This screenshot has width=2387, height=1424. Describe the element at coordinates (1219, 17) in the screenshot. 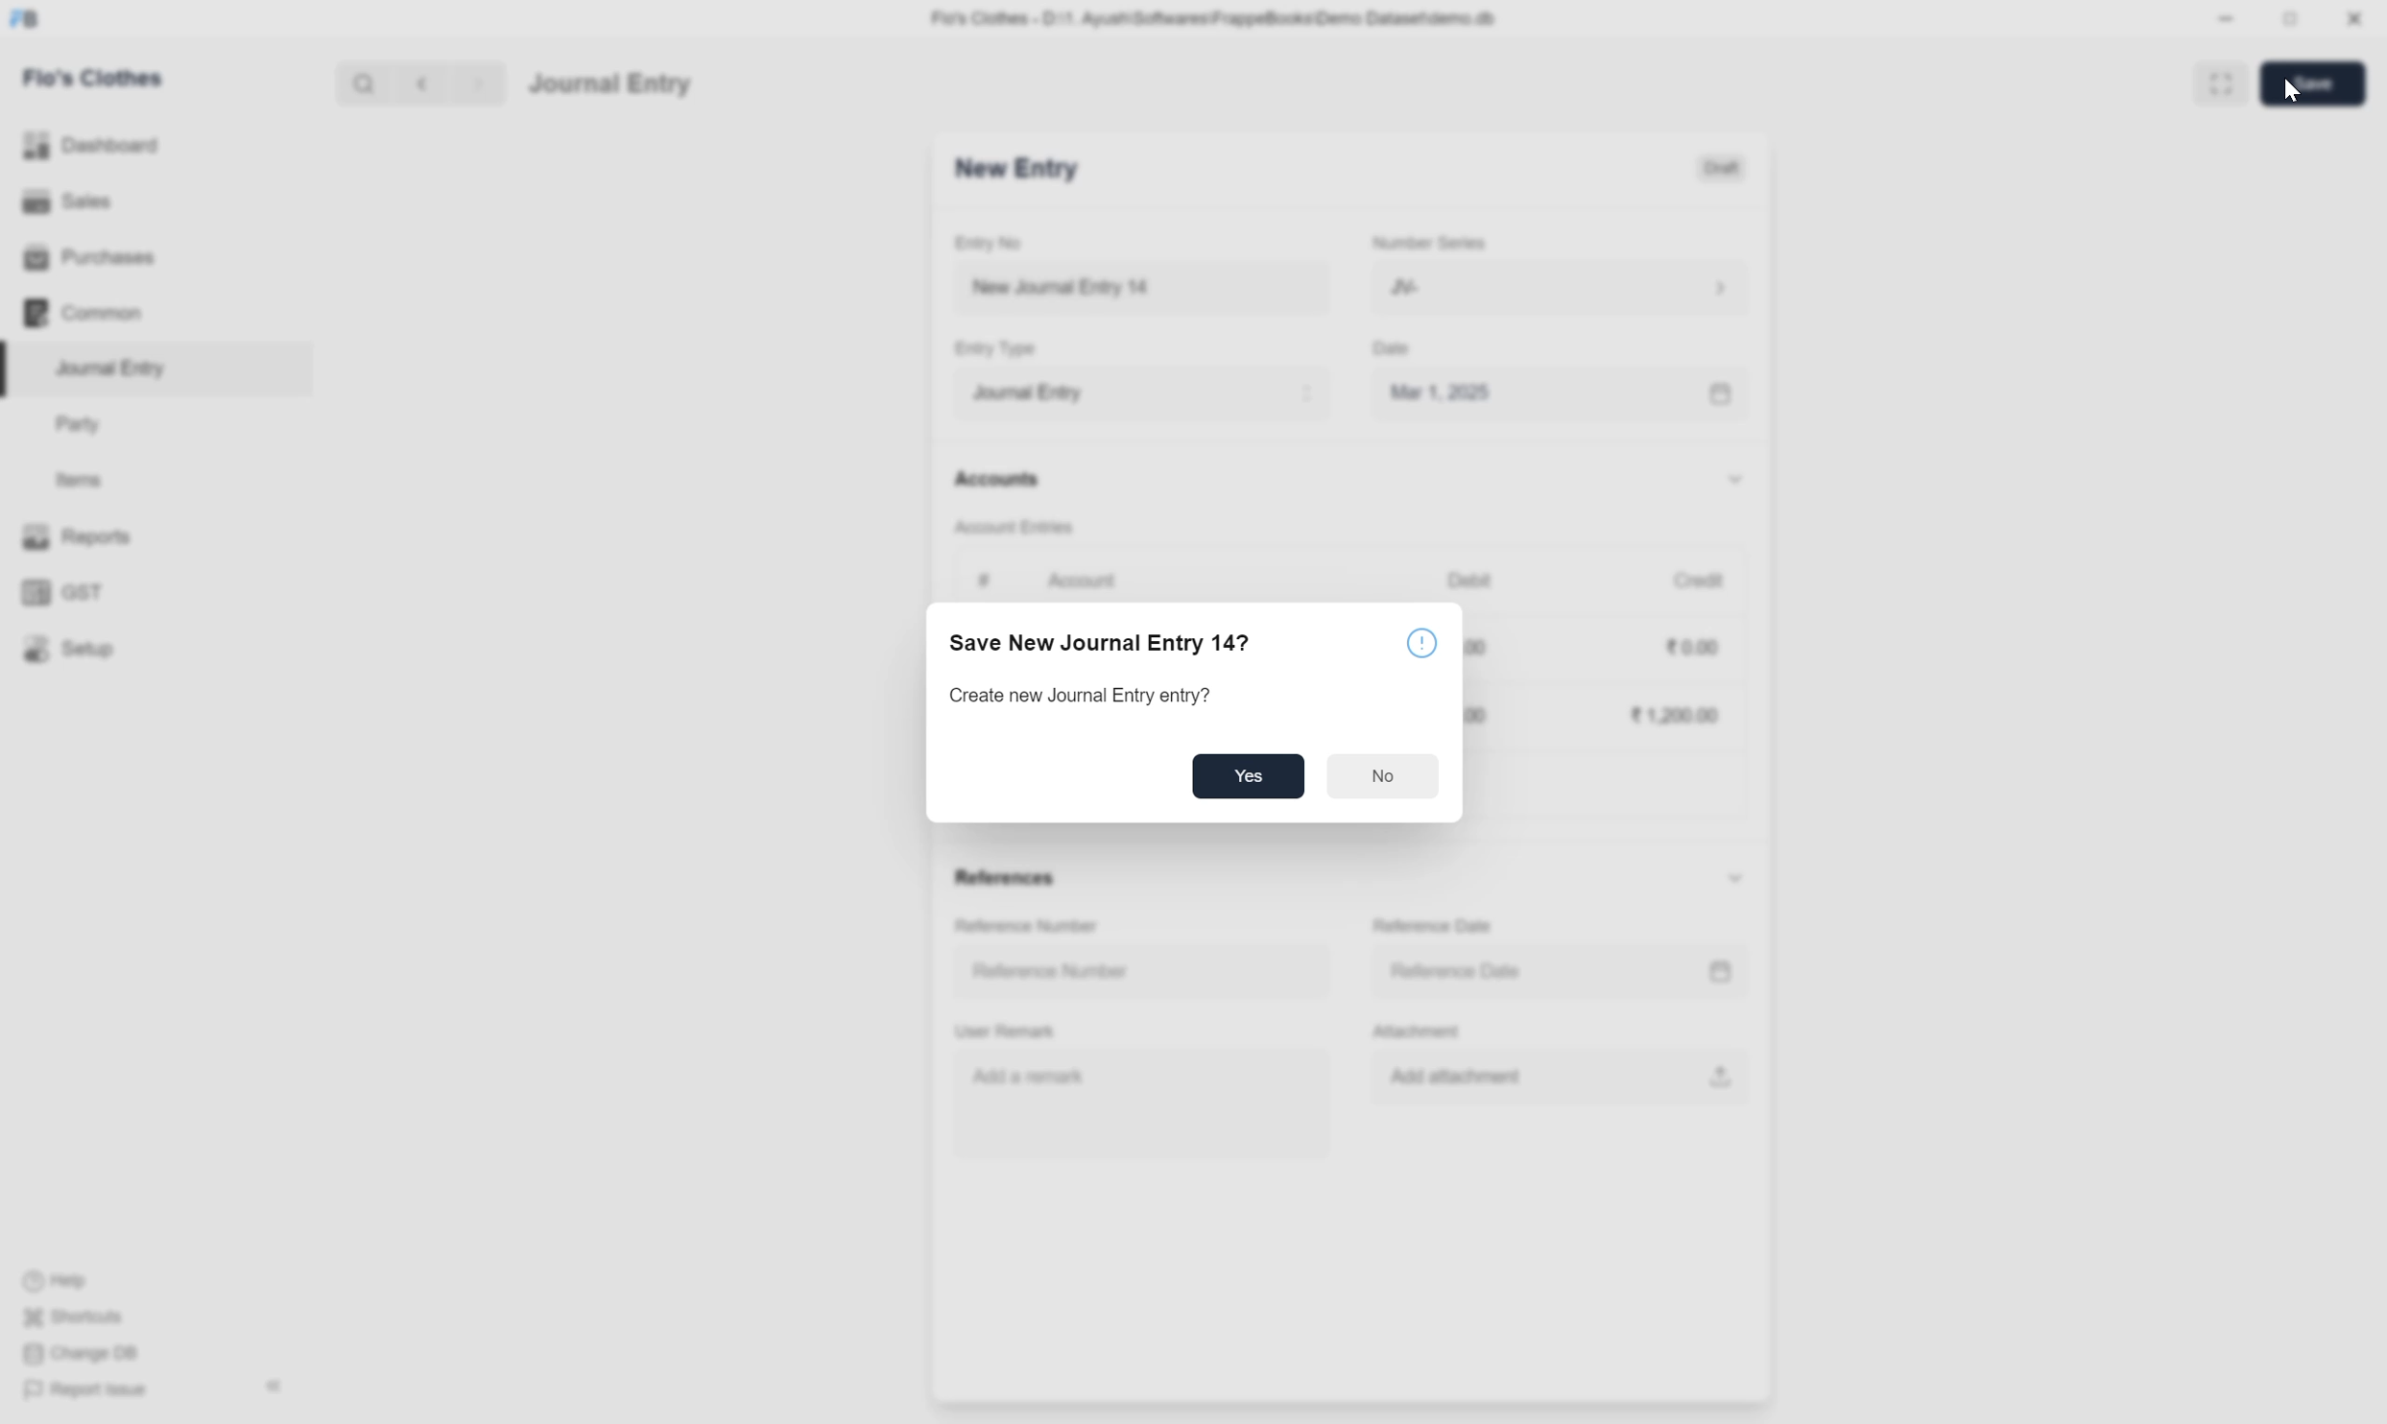

I see `Flo's Clothes - D:\1. Ayush\Softwares\FrappeBooks\Demo Dataset\demo.db` at that location.